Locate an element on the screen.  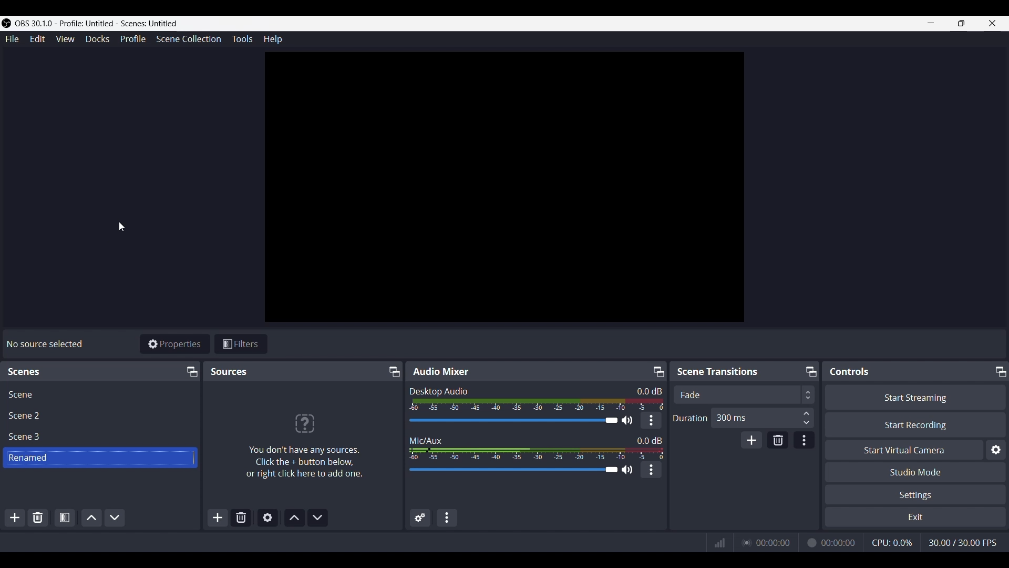
configure virtual camera is located at coordinates (995, 450).